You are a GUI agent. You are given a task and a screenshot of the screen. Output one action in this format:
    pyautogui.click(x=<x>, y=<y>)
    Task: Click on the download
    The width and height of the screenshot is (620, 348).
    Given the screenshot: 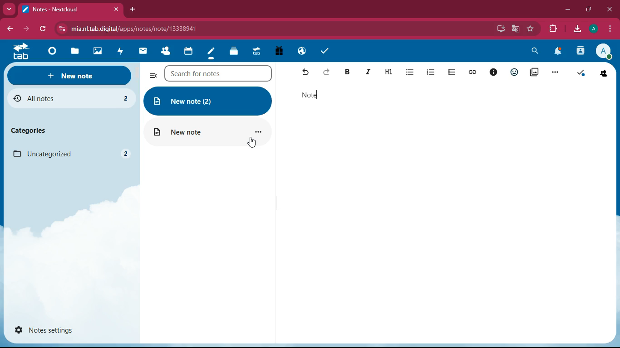 What is the action you would take?
    pyautogui.click(x=576, y=29)
    